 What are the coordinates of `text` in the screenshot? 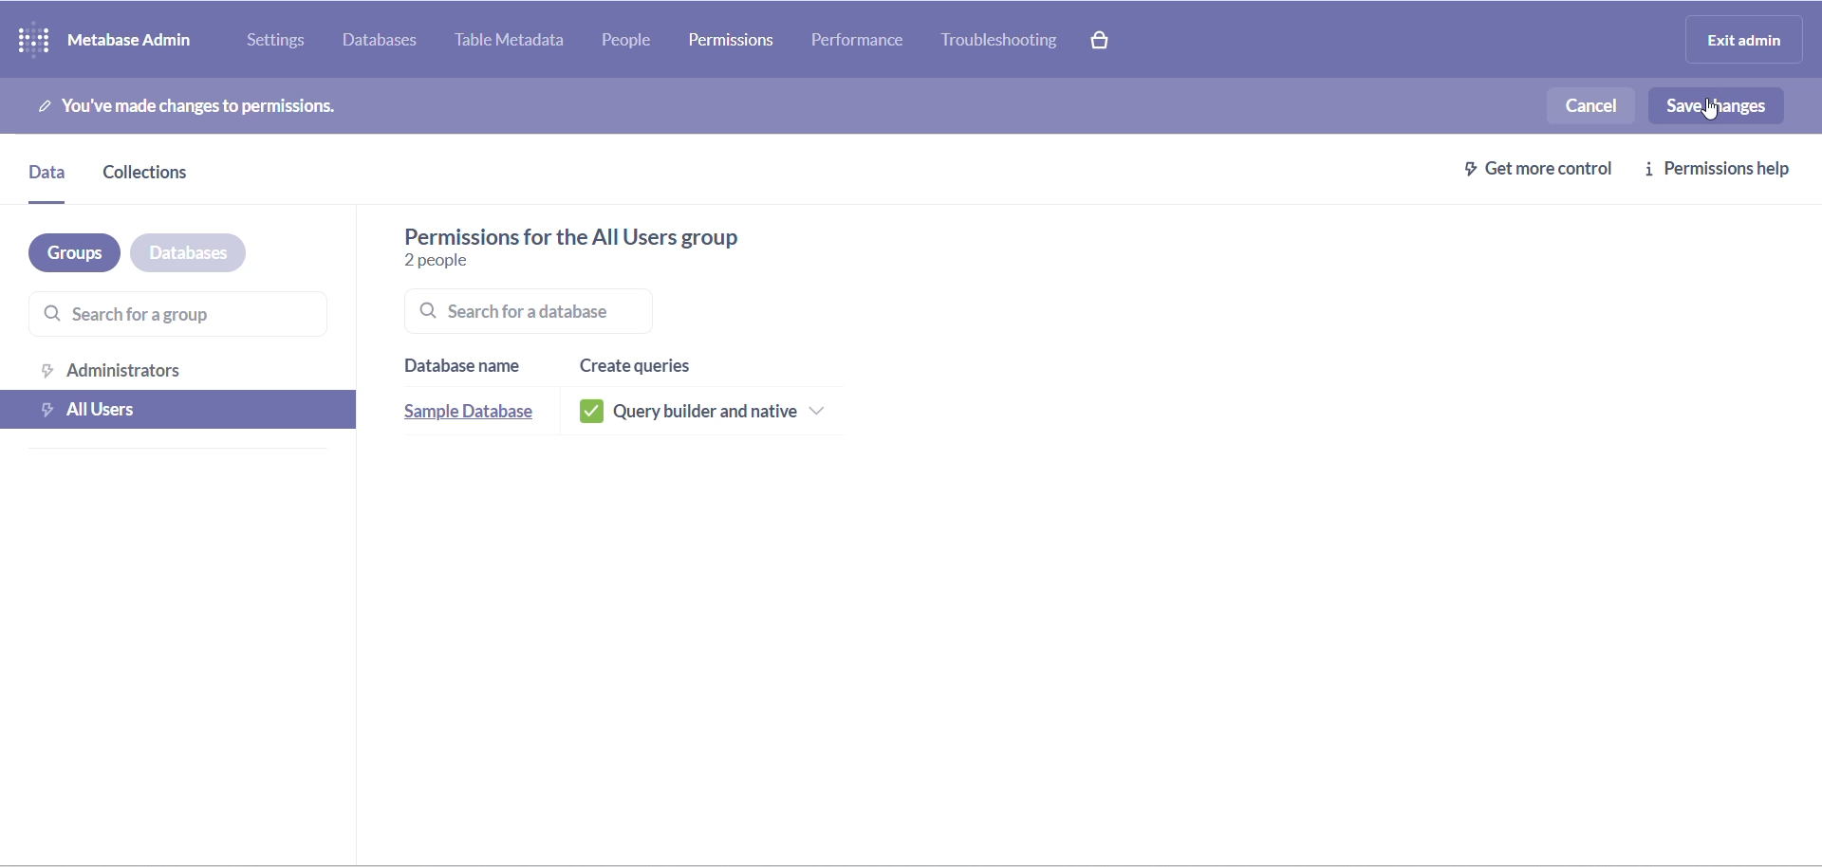 It's located at (614, 232).